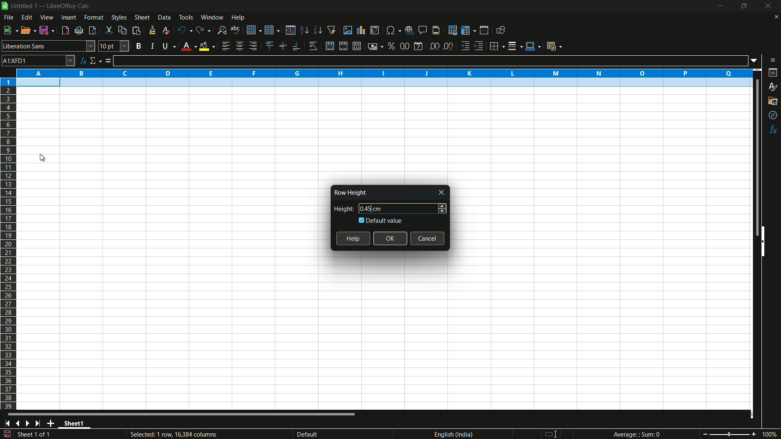  I want to click on gallery, so click(773, 101).